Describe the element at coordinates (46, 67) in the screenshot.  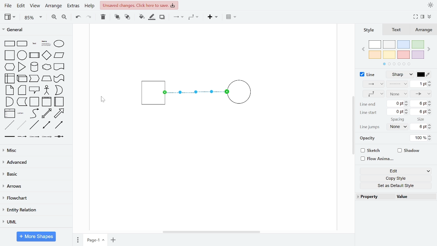
I see `cloud` at that location.